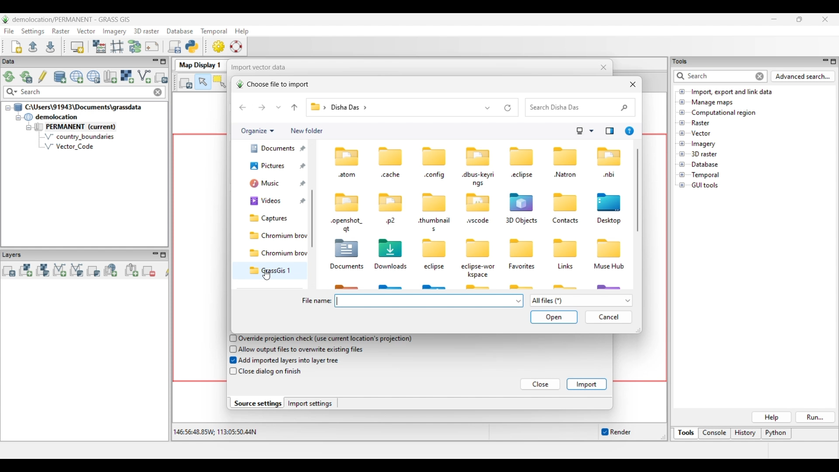  What do you see at coordinates (9, 76) in the screenshot?
I see `Reload GRASS projects` at bounding box center [9, 76].